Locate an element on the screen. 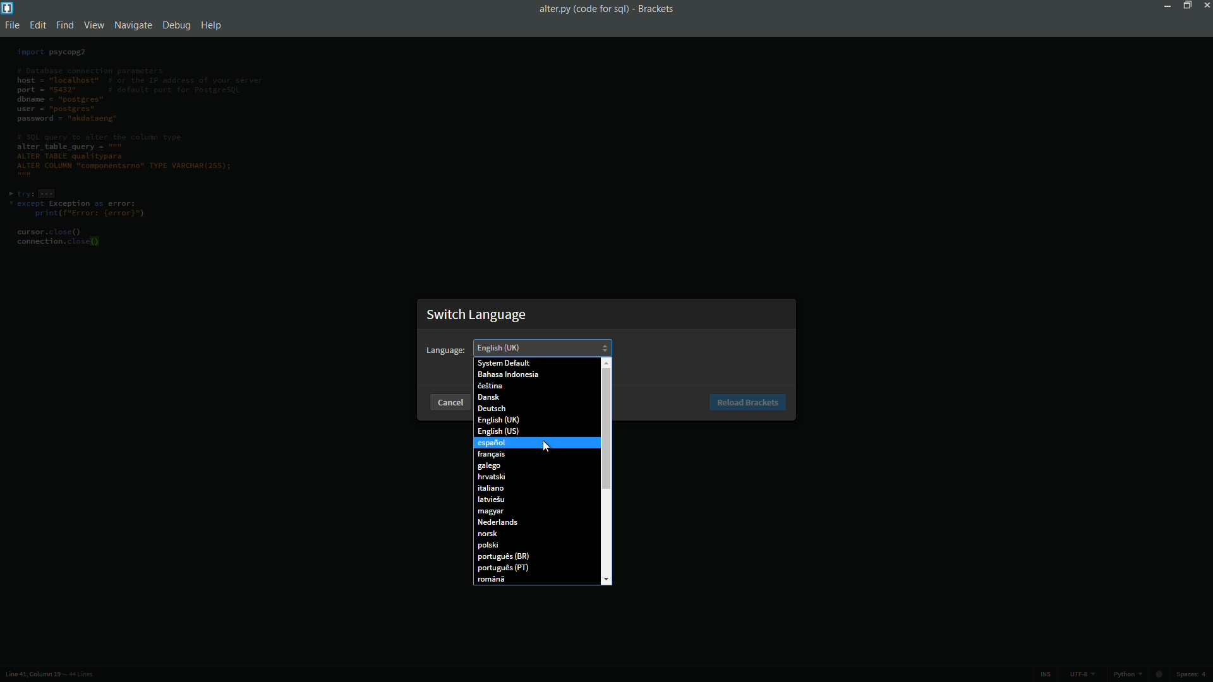  hrvatski is located at coordinates (536, 476).